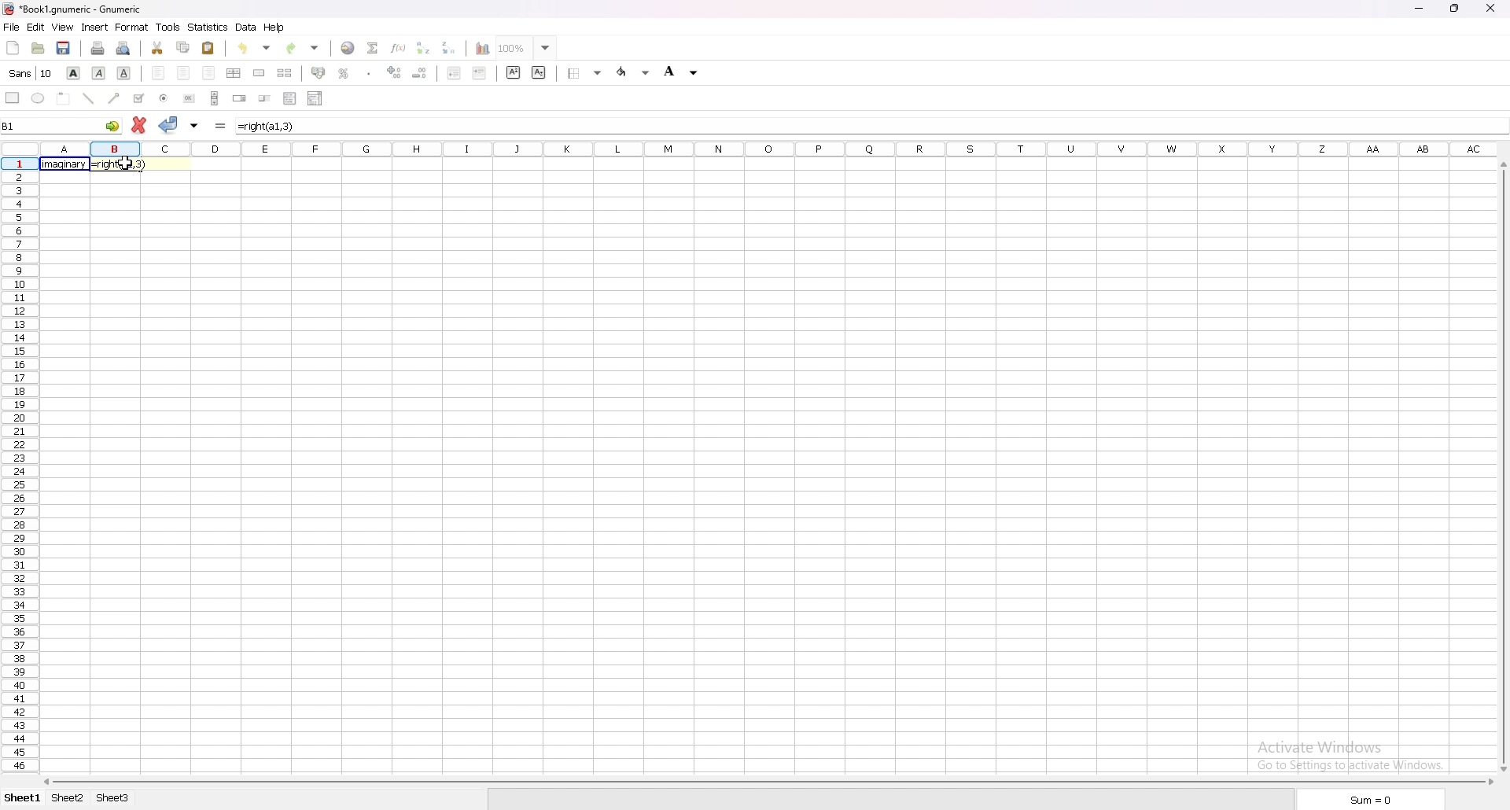 The image size is (1510, 810). What do you see at coordinates (1502, 465) in the screenshot?
I see `scroll bar` at bounding box center [1502, 465].